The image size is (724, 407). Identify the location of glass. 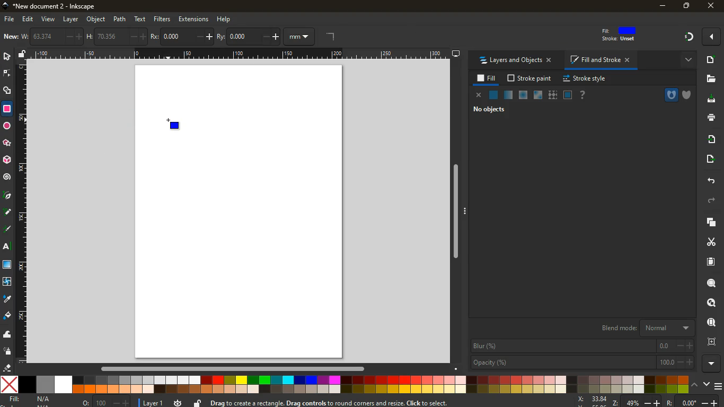
(567, 95).